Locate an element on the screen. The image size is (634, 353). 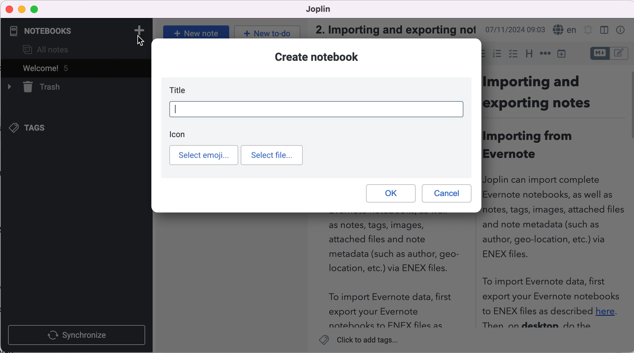
all notes is located at coordinates (46, 50).